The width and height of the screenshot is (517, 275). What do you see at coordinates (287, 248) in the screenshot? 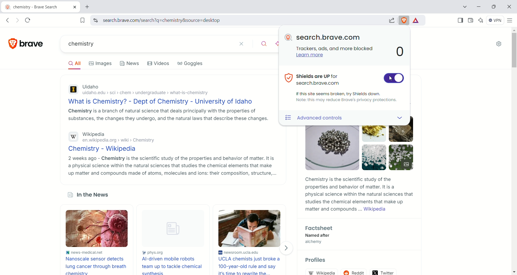
I see `next` at bounding box center [287, 248].